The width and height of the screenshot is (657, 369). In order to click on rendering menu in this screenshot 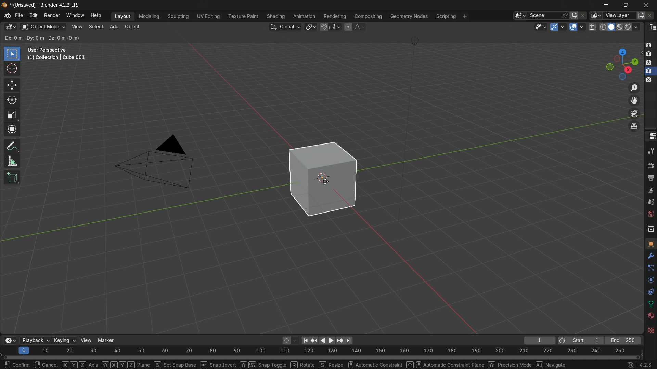, I will do `click(334, 16)`.